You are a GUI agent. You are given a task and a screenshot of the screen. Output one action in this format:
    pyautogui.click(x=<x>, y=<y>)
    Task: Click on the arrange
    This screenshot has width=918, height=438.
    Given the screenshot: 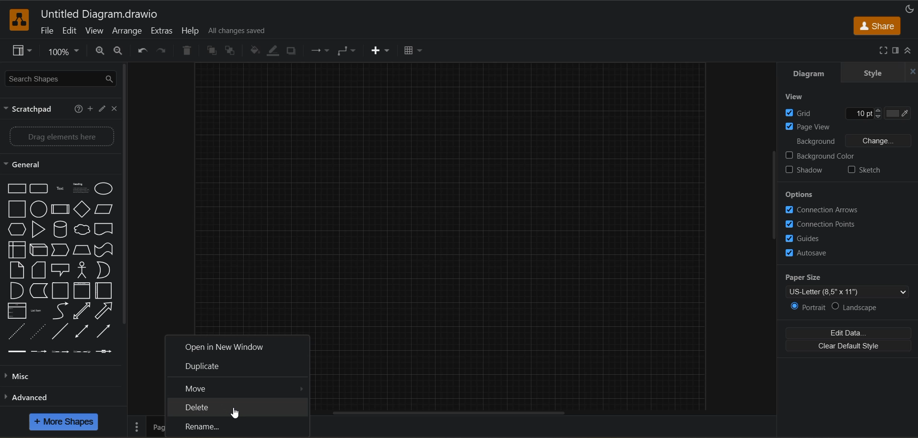 What is the action you would take?
    pyautogui.click(x=128, y=31)
    